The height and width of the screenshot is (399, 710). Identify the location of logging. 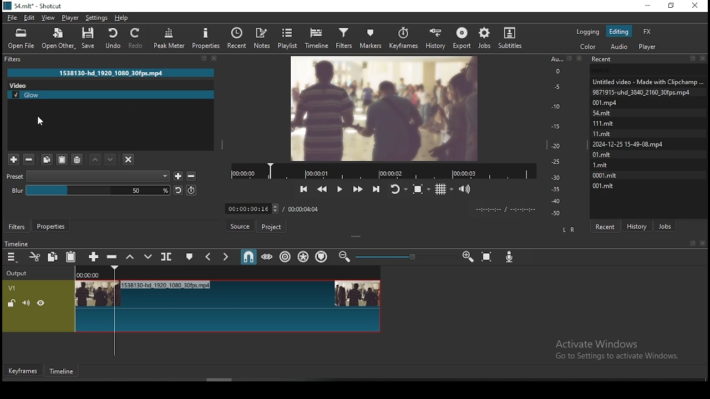
(589, 30).